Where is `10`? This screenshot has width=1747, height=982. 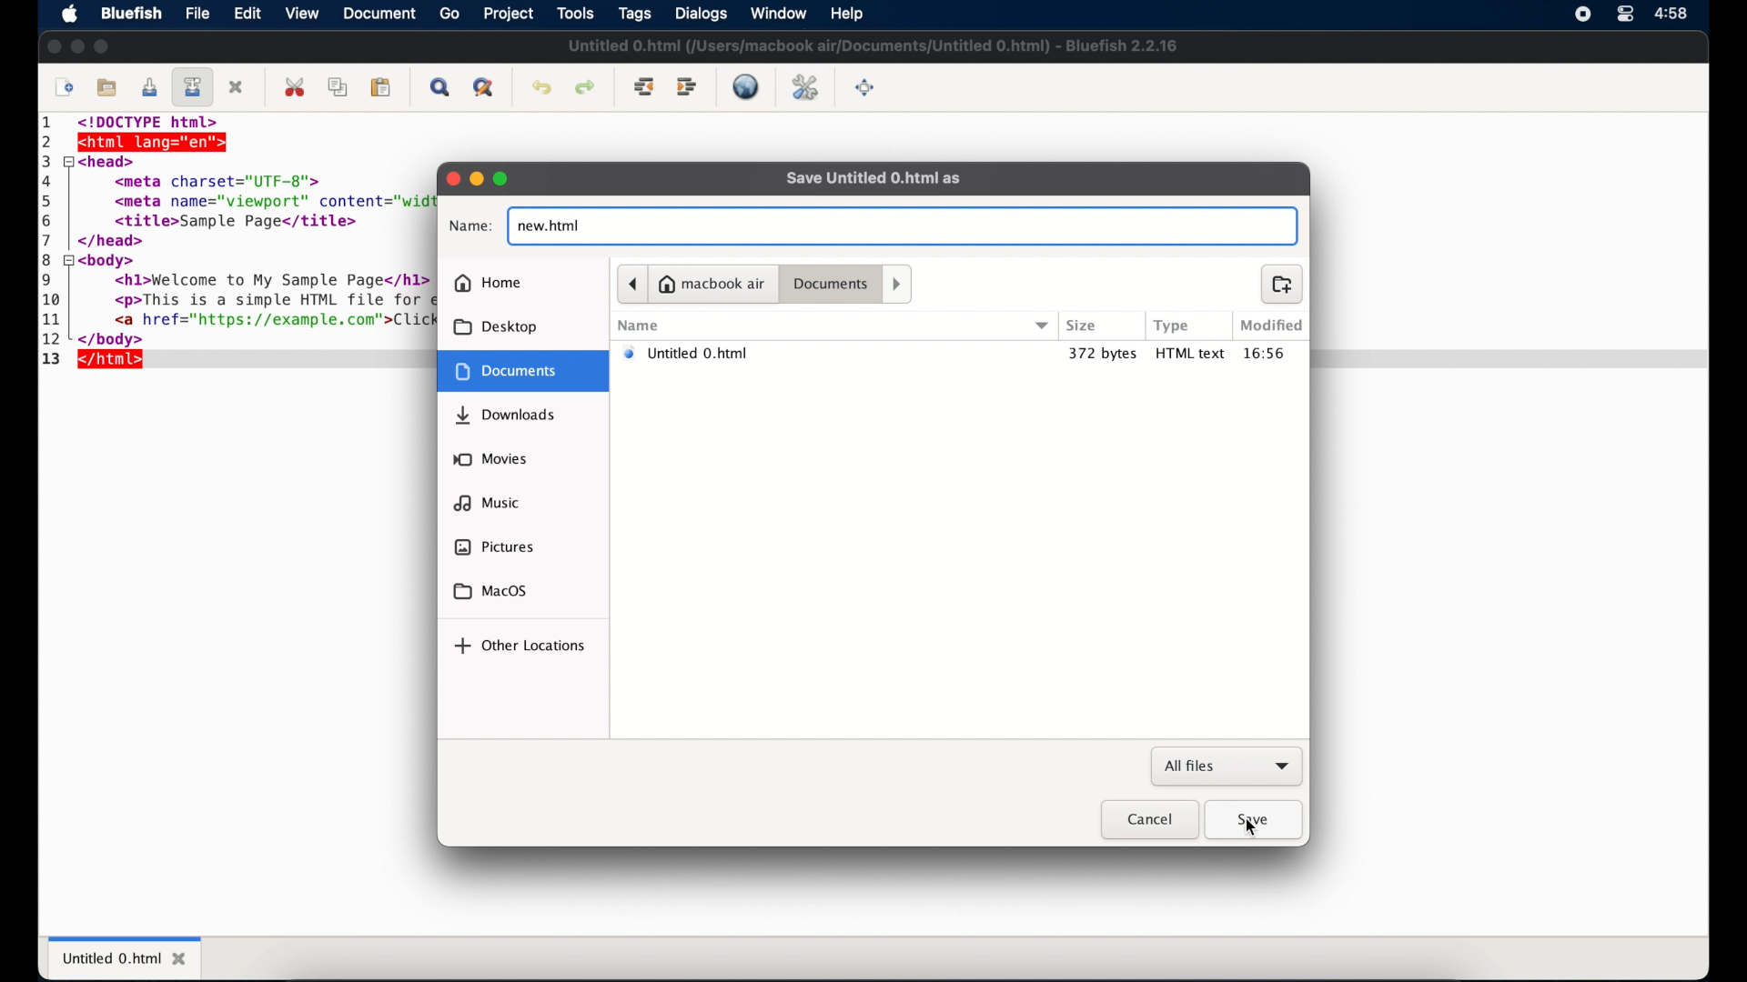 10 is located at coordinates (52, 300).